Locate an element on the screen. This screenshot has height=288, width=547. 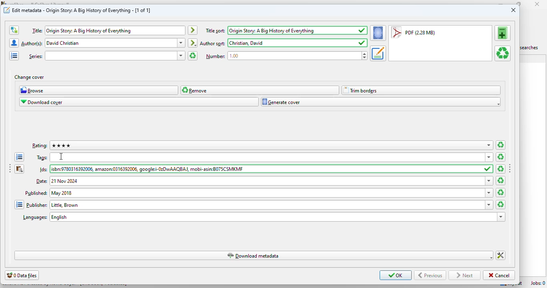
automatically create the title sort entry based on the current title entry is located at coordinates (193, 30).